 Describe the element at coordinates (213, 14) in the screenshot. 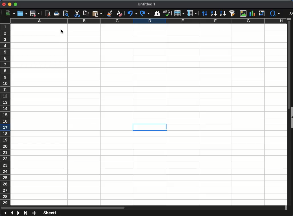

I see `ascending` at that location.